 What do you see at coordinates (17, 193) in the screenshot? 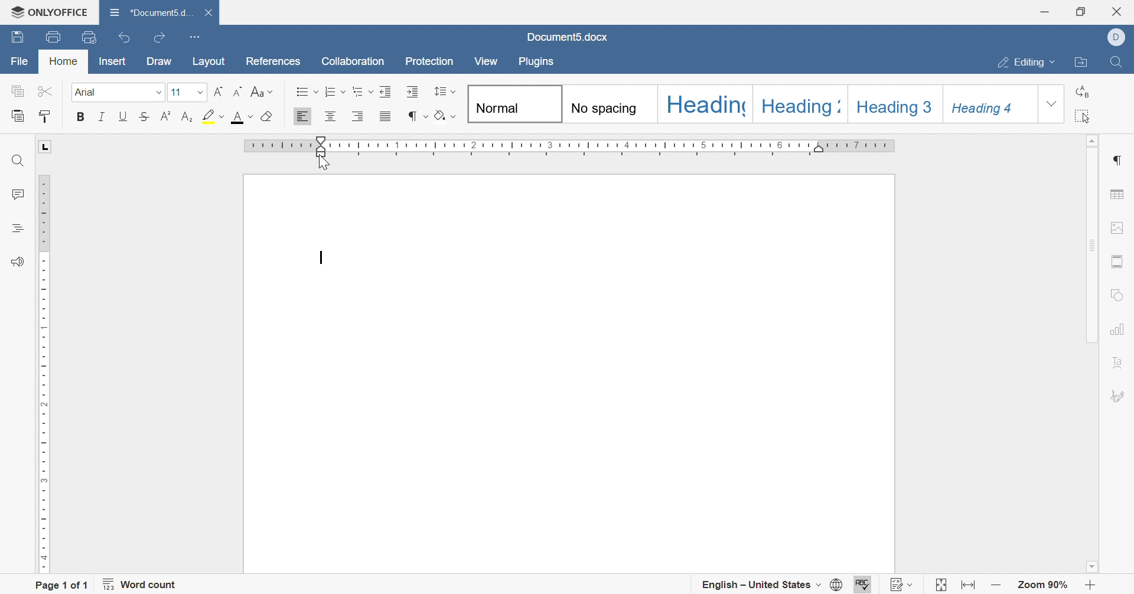
I see `comments` at bounding box center [17, 193].